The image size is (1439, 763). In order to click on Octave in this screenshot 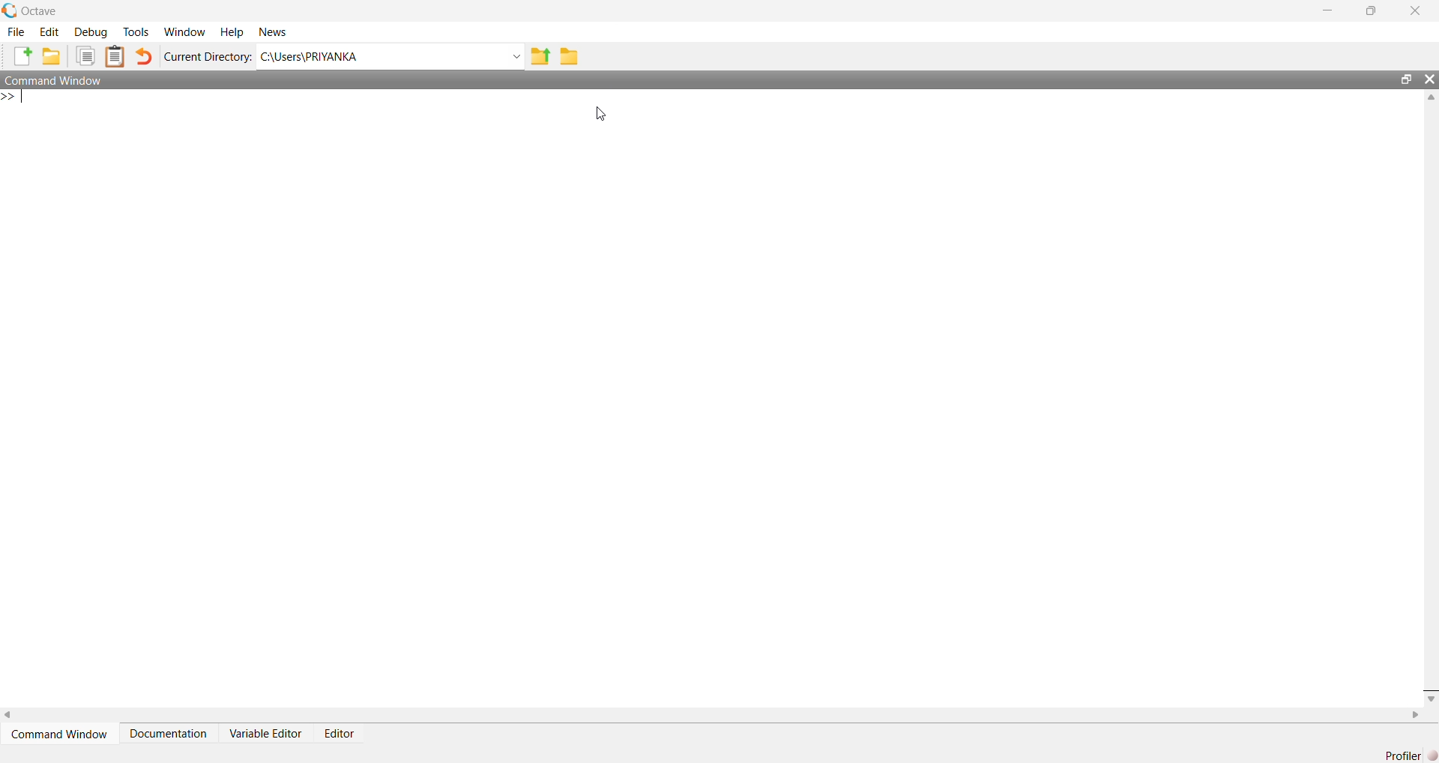, I will do `click(37, 11)`.